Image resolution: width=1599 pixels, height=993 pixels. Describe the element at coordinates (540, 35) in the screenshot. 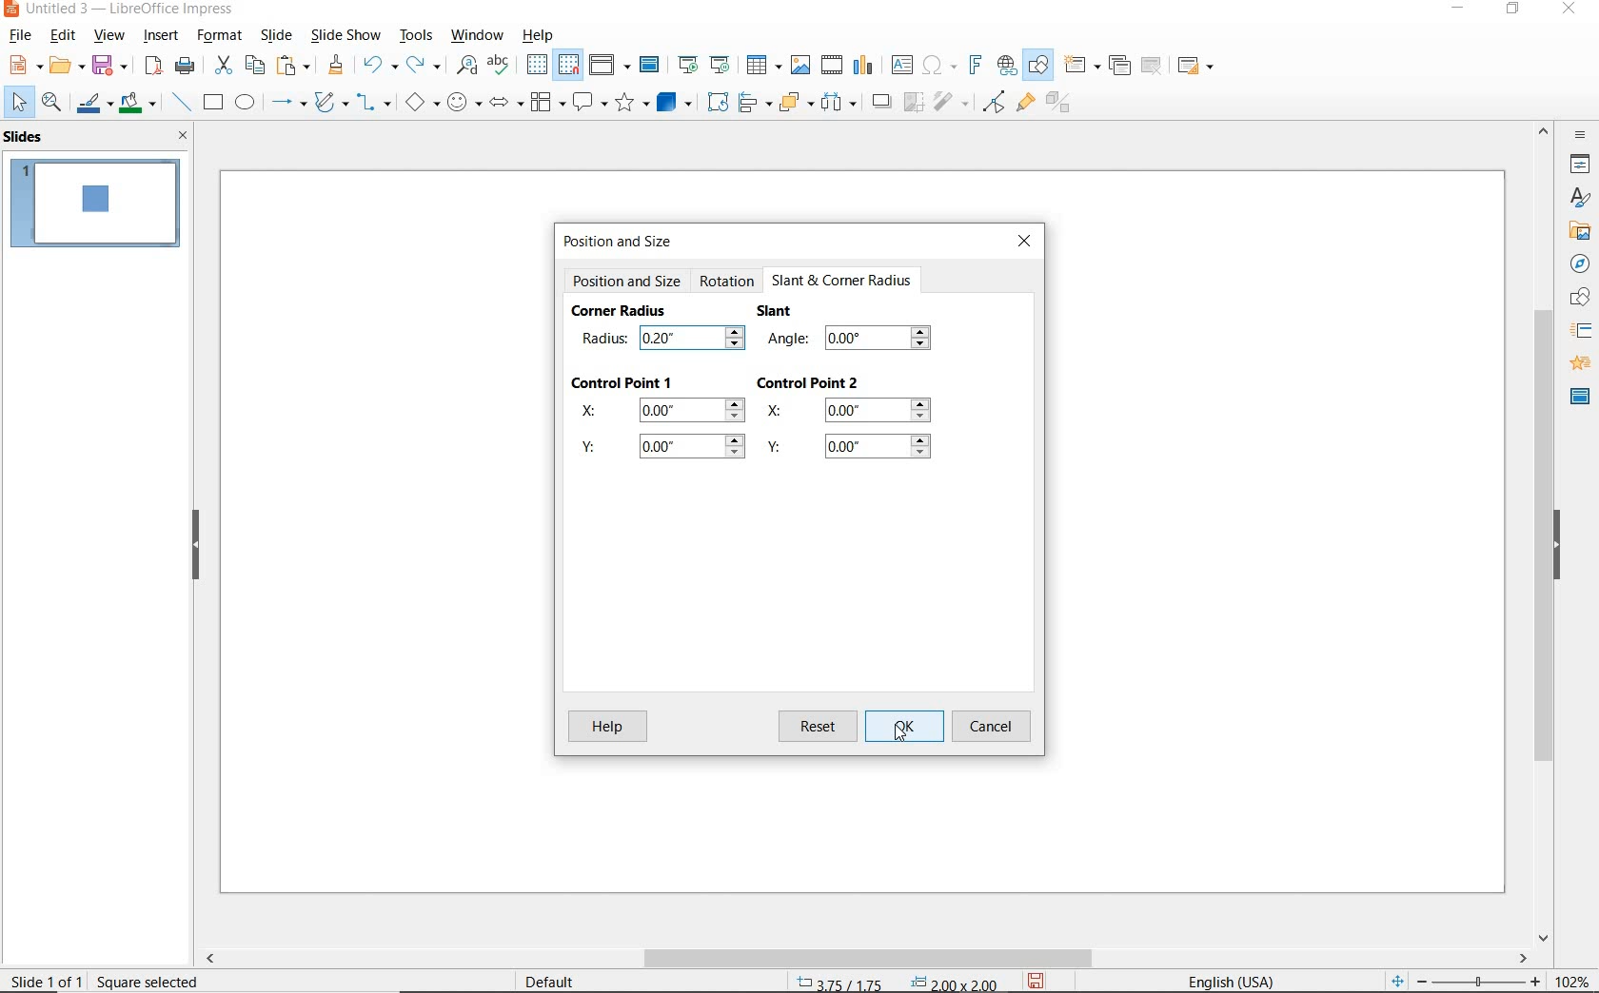

I see `help` at that location.